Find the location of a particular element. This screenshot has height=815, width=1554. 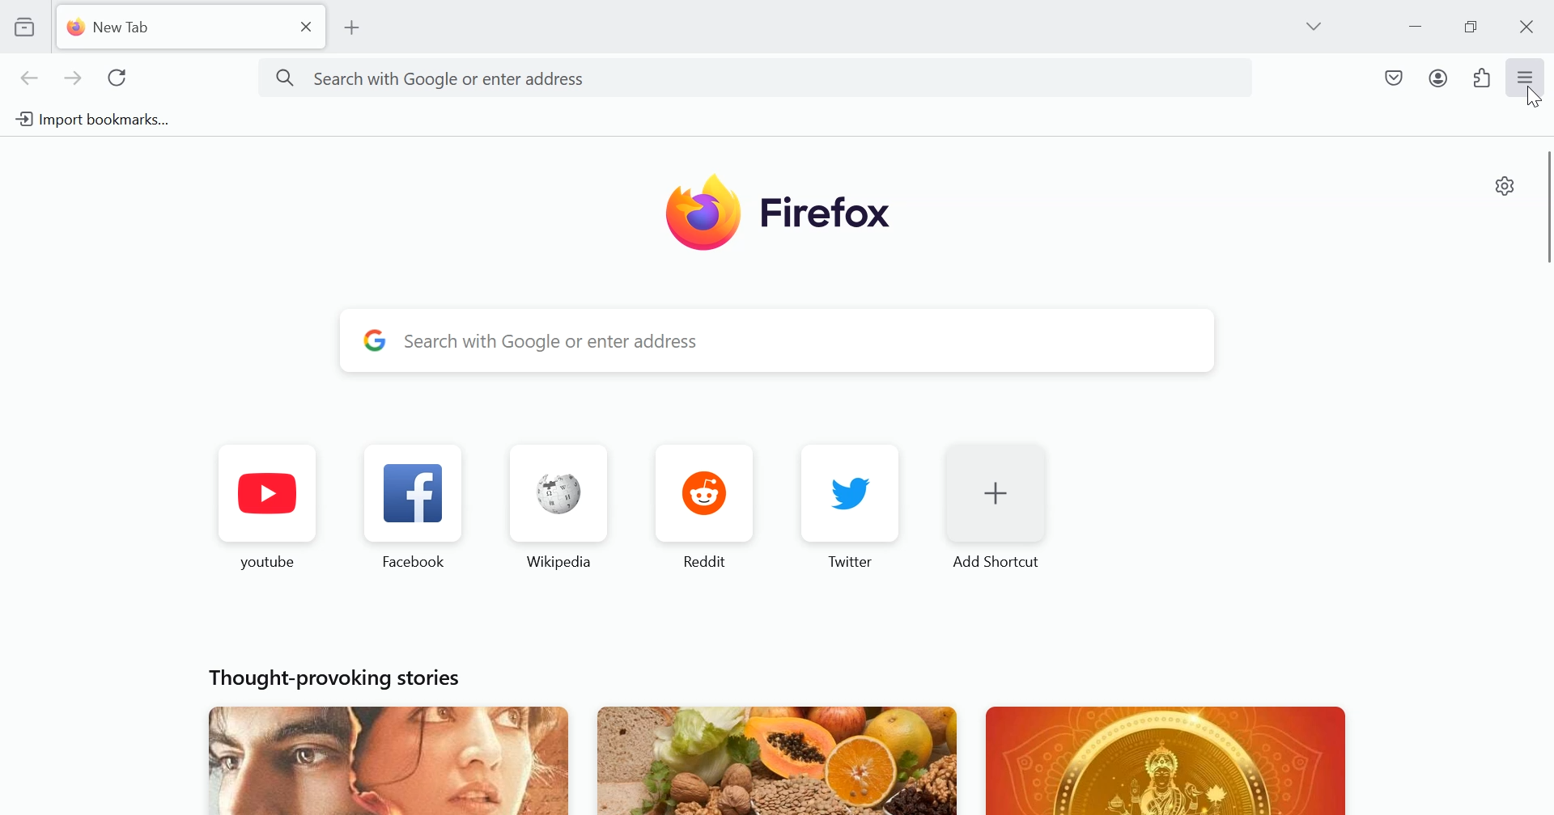

Add shortcut is located at coordinates (996, 507).